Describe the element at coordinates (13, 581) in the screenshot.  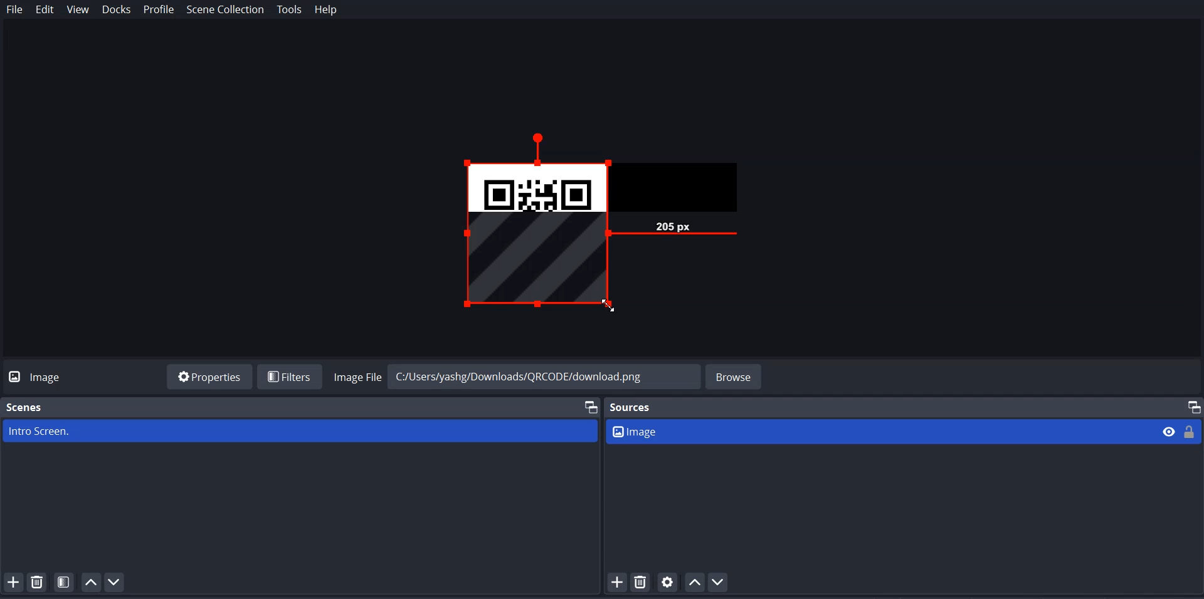
I see `Add Scene` at that location.